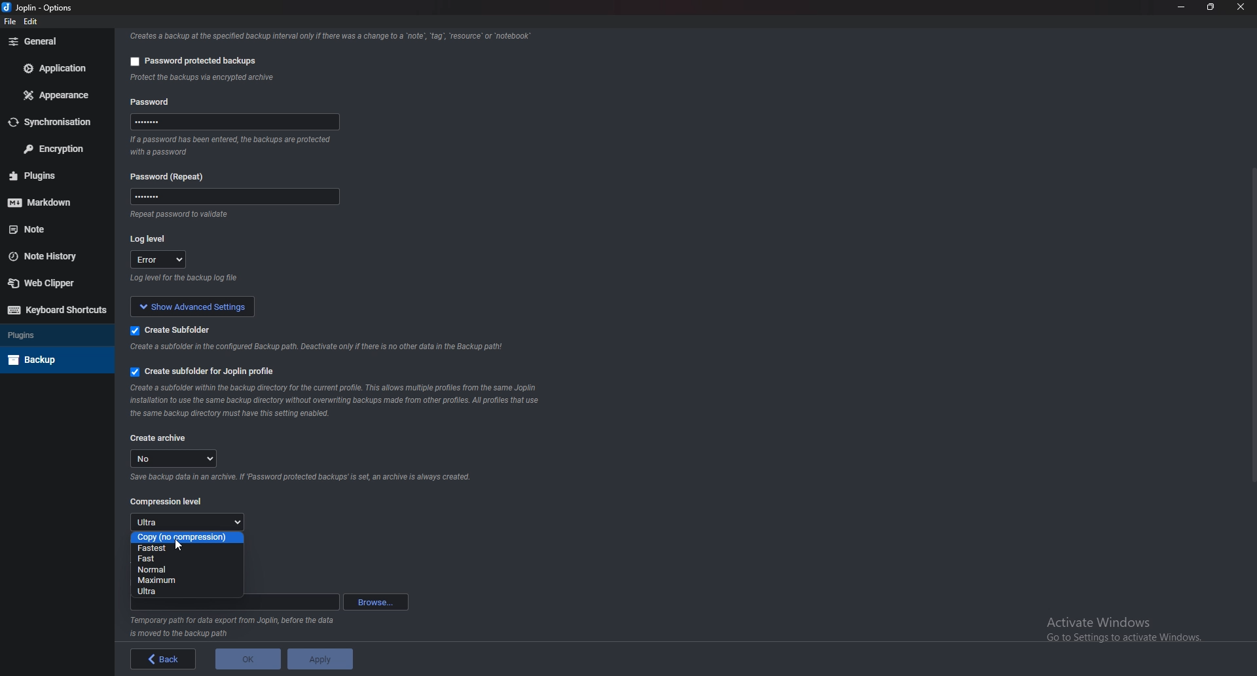 The height and width of the screenshot is (676, 1257). Describe the element at coordinates (187, 536) in the screenshot. I see `copy (no compression)` at that location.